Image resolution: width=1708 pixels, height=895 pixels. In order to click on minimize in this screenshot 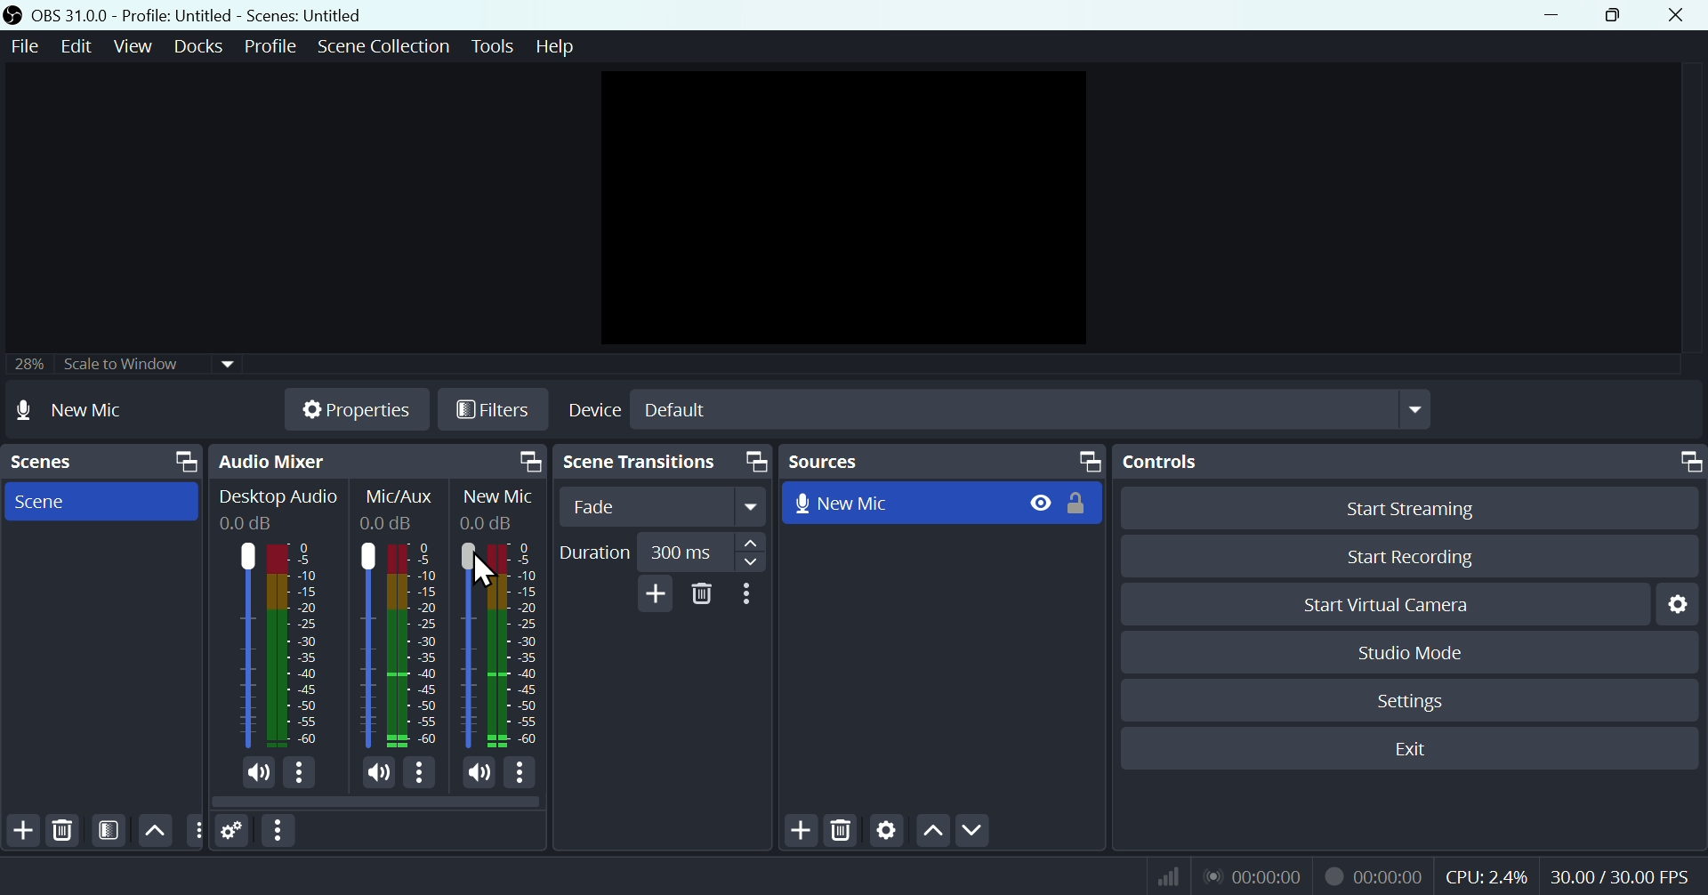, I will do `click(1558, 15)`.